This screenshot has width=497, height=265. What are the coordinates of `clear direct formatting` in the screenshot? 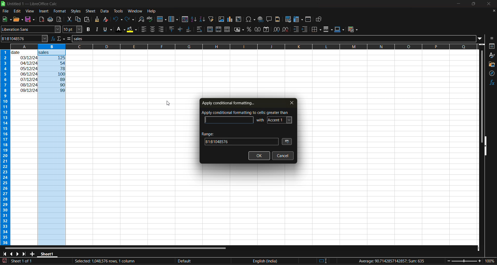 It's located at (107, 20).